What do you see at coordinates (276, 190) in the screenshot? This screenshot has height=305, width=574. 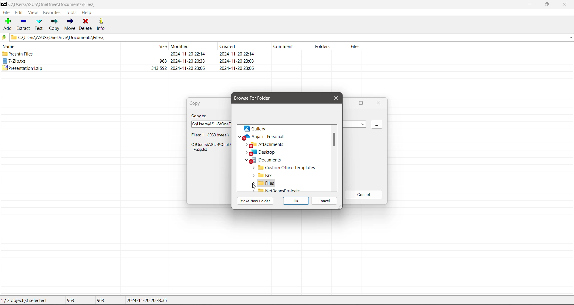 I see `` at bounding box center [276, 190].